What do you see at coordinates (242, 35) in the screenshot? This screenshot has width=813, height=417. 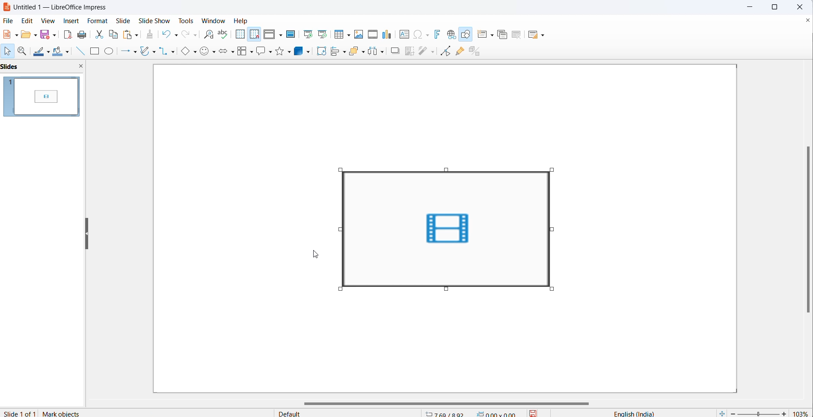 I see `display grid` at bounding box center [242, 35].